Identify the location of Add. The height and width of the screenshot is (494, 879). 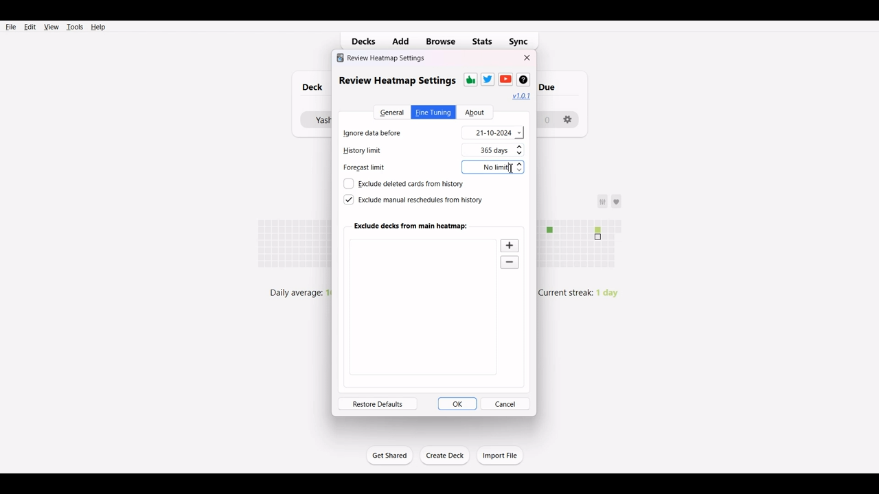
(403, 40).